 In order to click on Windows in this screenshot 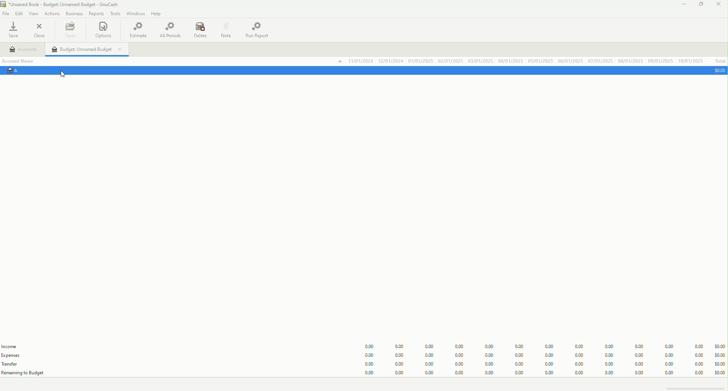, I will do `click(136, 13)`.